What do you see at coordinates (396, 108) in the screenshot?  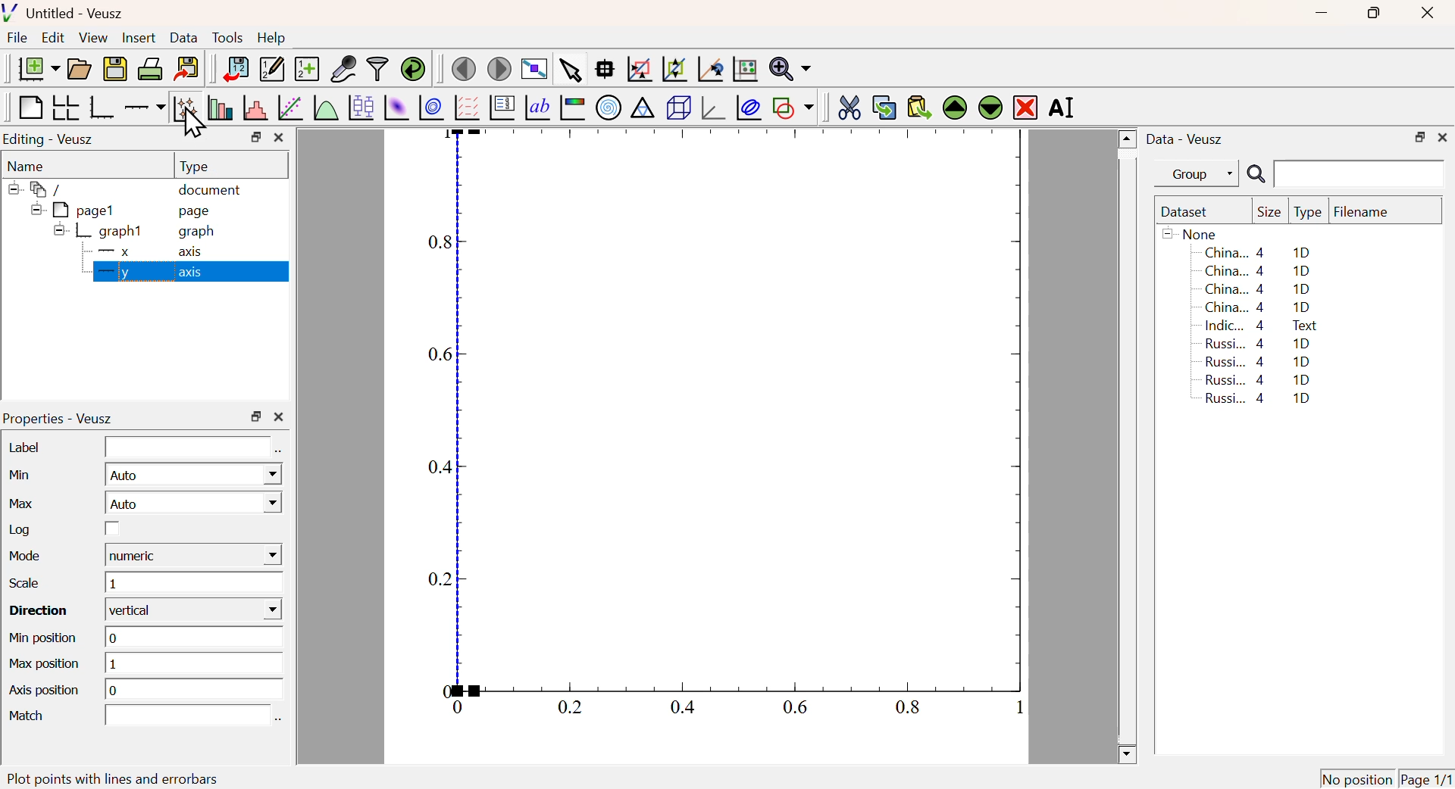 I see `Plot 2D set as image` at bounding box center [396, 108].